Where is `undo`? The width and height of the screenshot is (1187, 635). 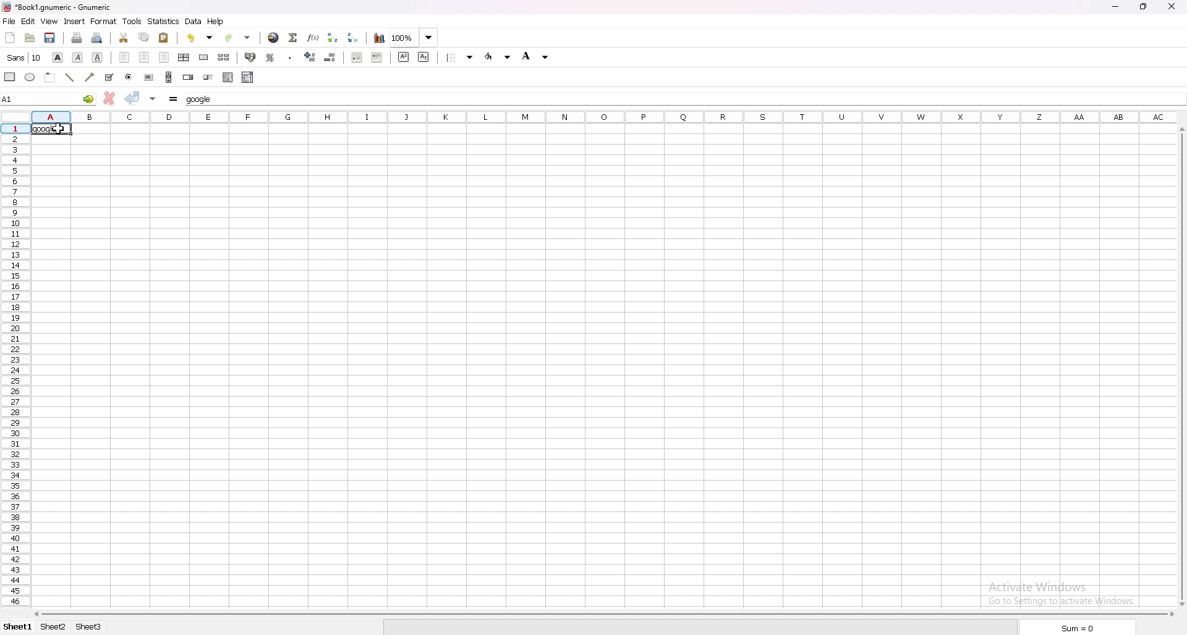
undo is located at coordinates (201, 38).